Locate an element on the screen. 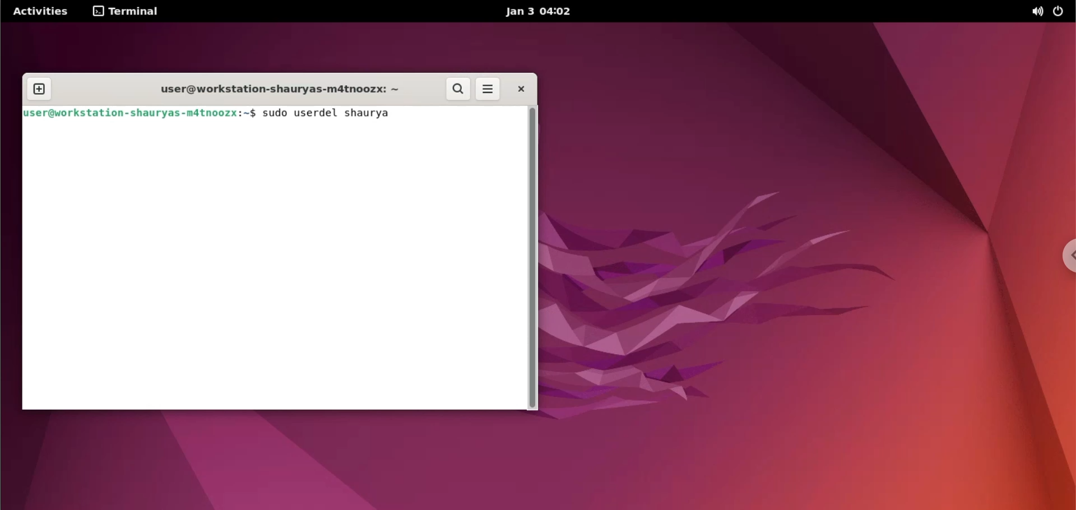  power options is located at coordinates (1061, 12).